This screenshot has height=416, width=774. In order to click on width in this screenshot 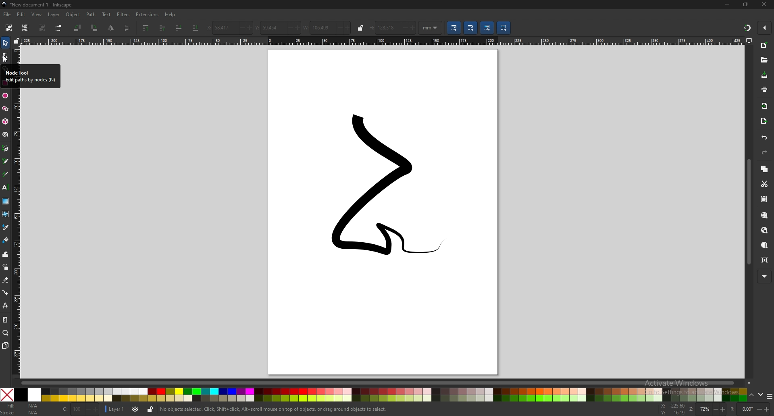, I will do `click(328, 27)`.